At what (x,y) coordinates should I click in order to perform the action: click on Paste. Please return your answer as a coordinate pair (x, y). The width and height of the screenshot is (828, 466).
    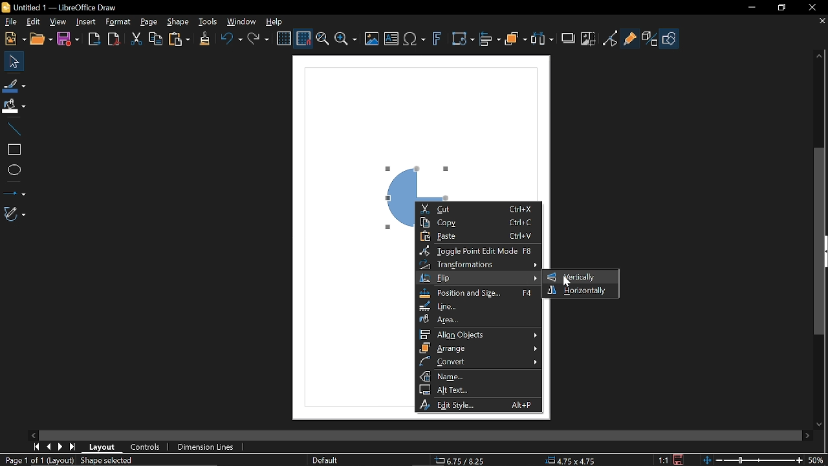
    Looking at the image, I should click on (179, 39).